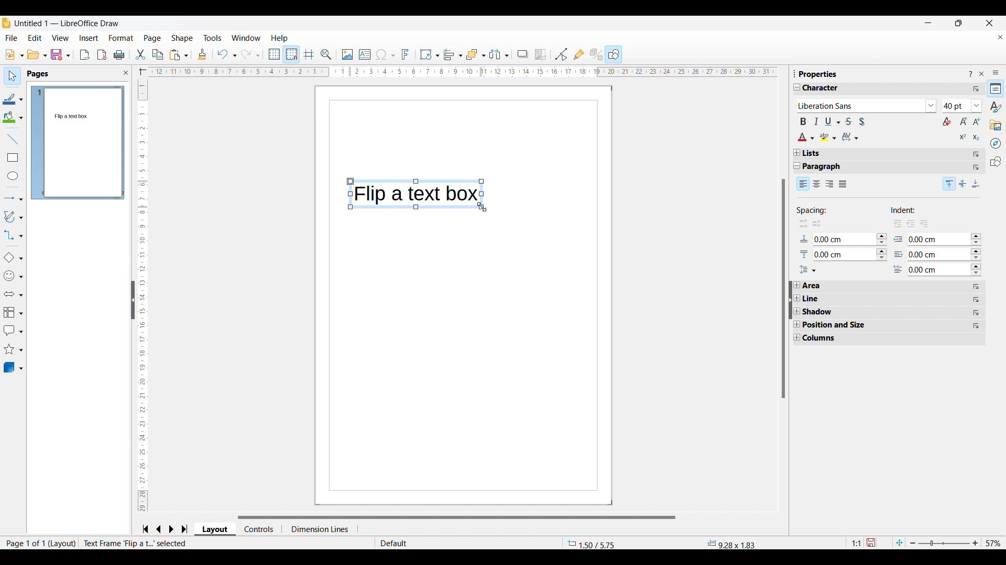  Describe the element at coordinates (126, 73) in the screenshot. I see `Close sidebar` at that location.